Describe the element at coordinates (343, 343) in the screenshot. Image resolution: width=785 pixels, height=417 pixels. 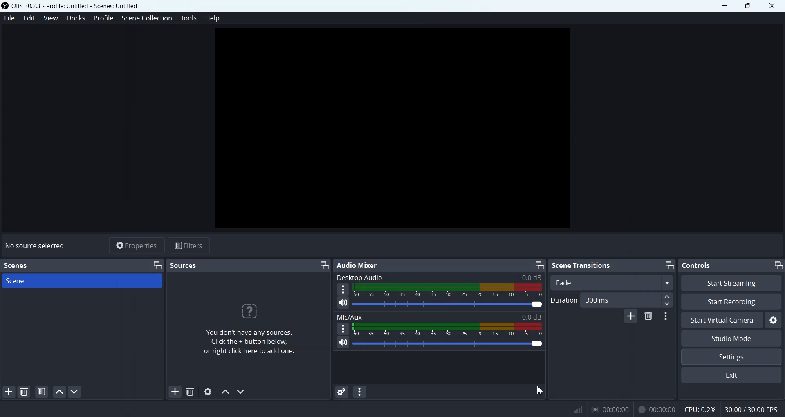
I see `Mute / Unmute` at that location.